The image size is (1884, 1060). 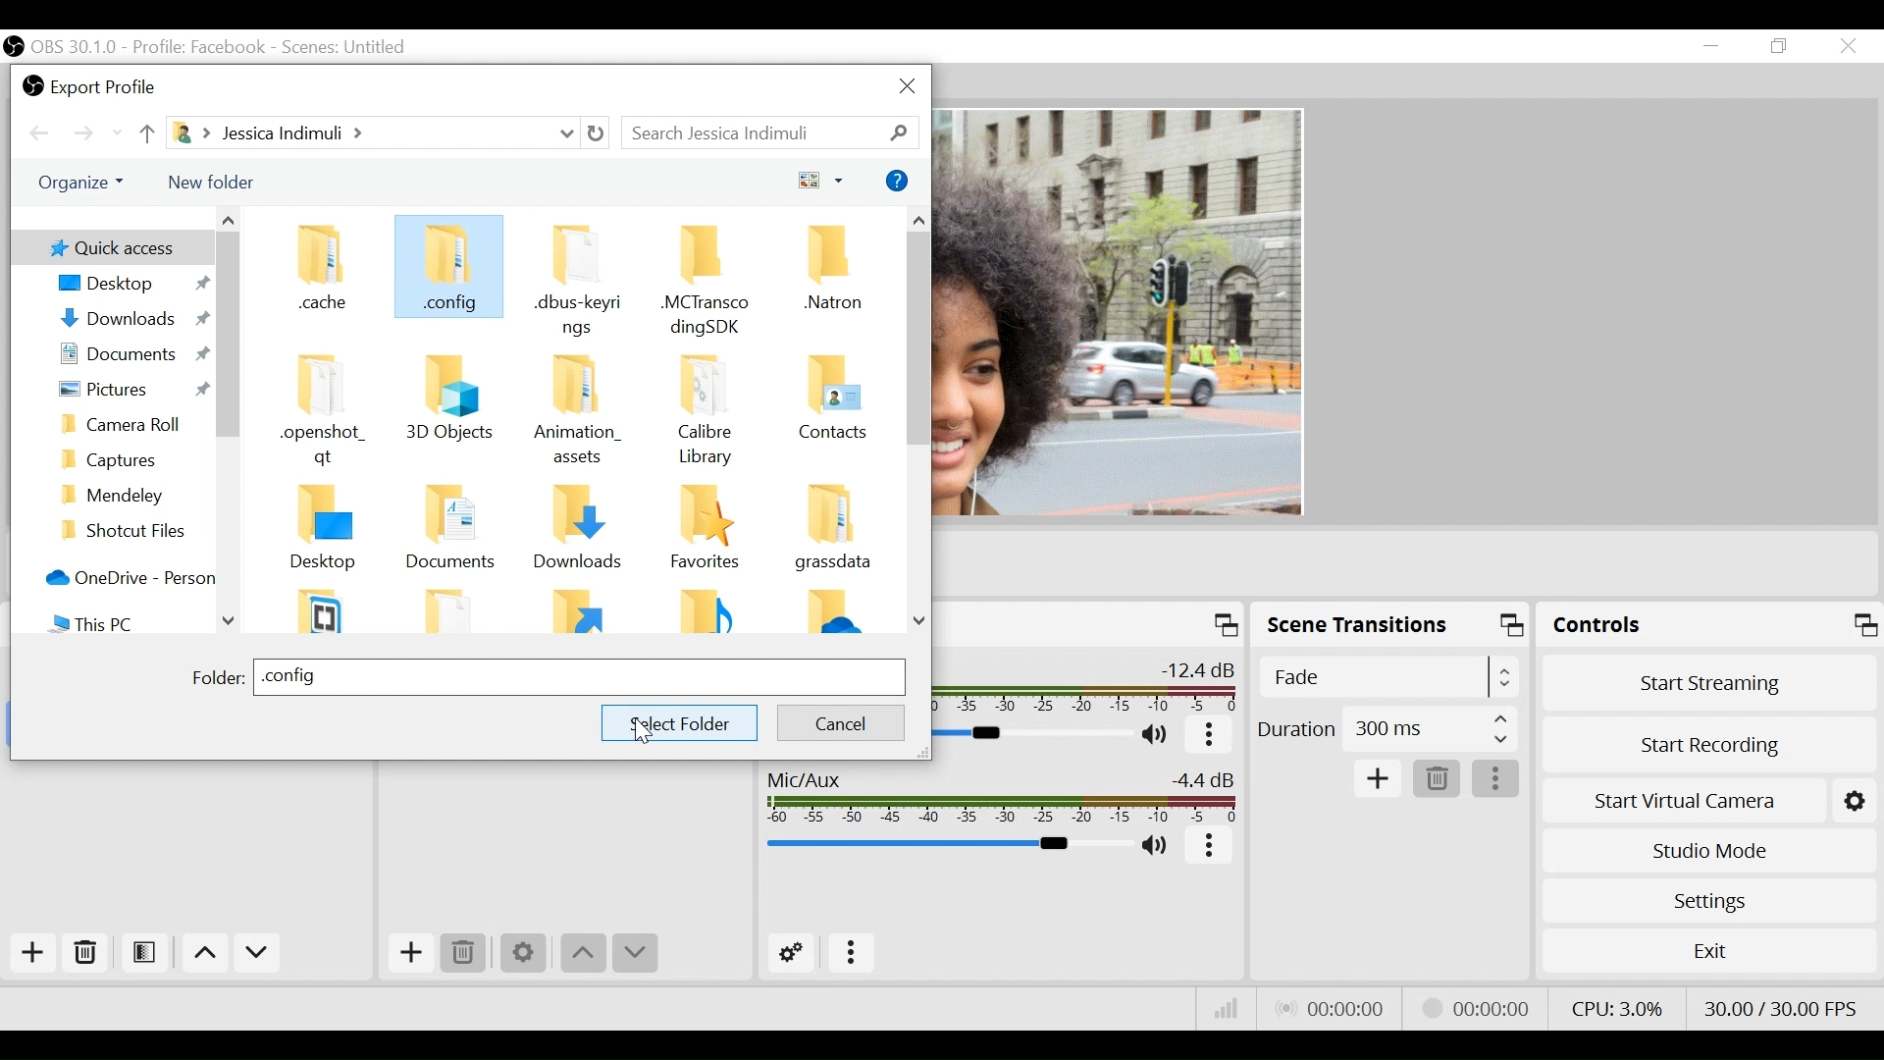 What do you see at coordinates (327, 276) in the screenshot?
I see `Folder` at bounding box center [327, 276].